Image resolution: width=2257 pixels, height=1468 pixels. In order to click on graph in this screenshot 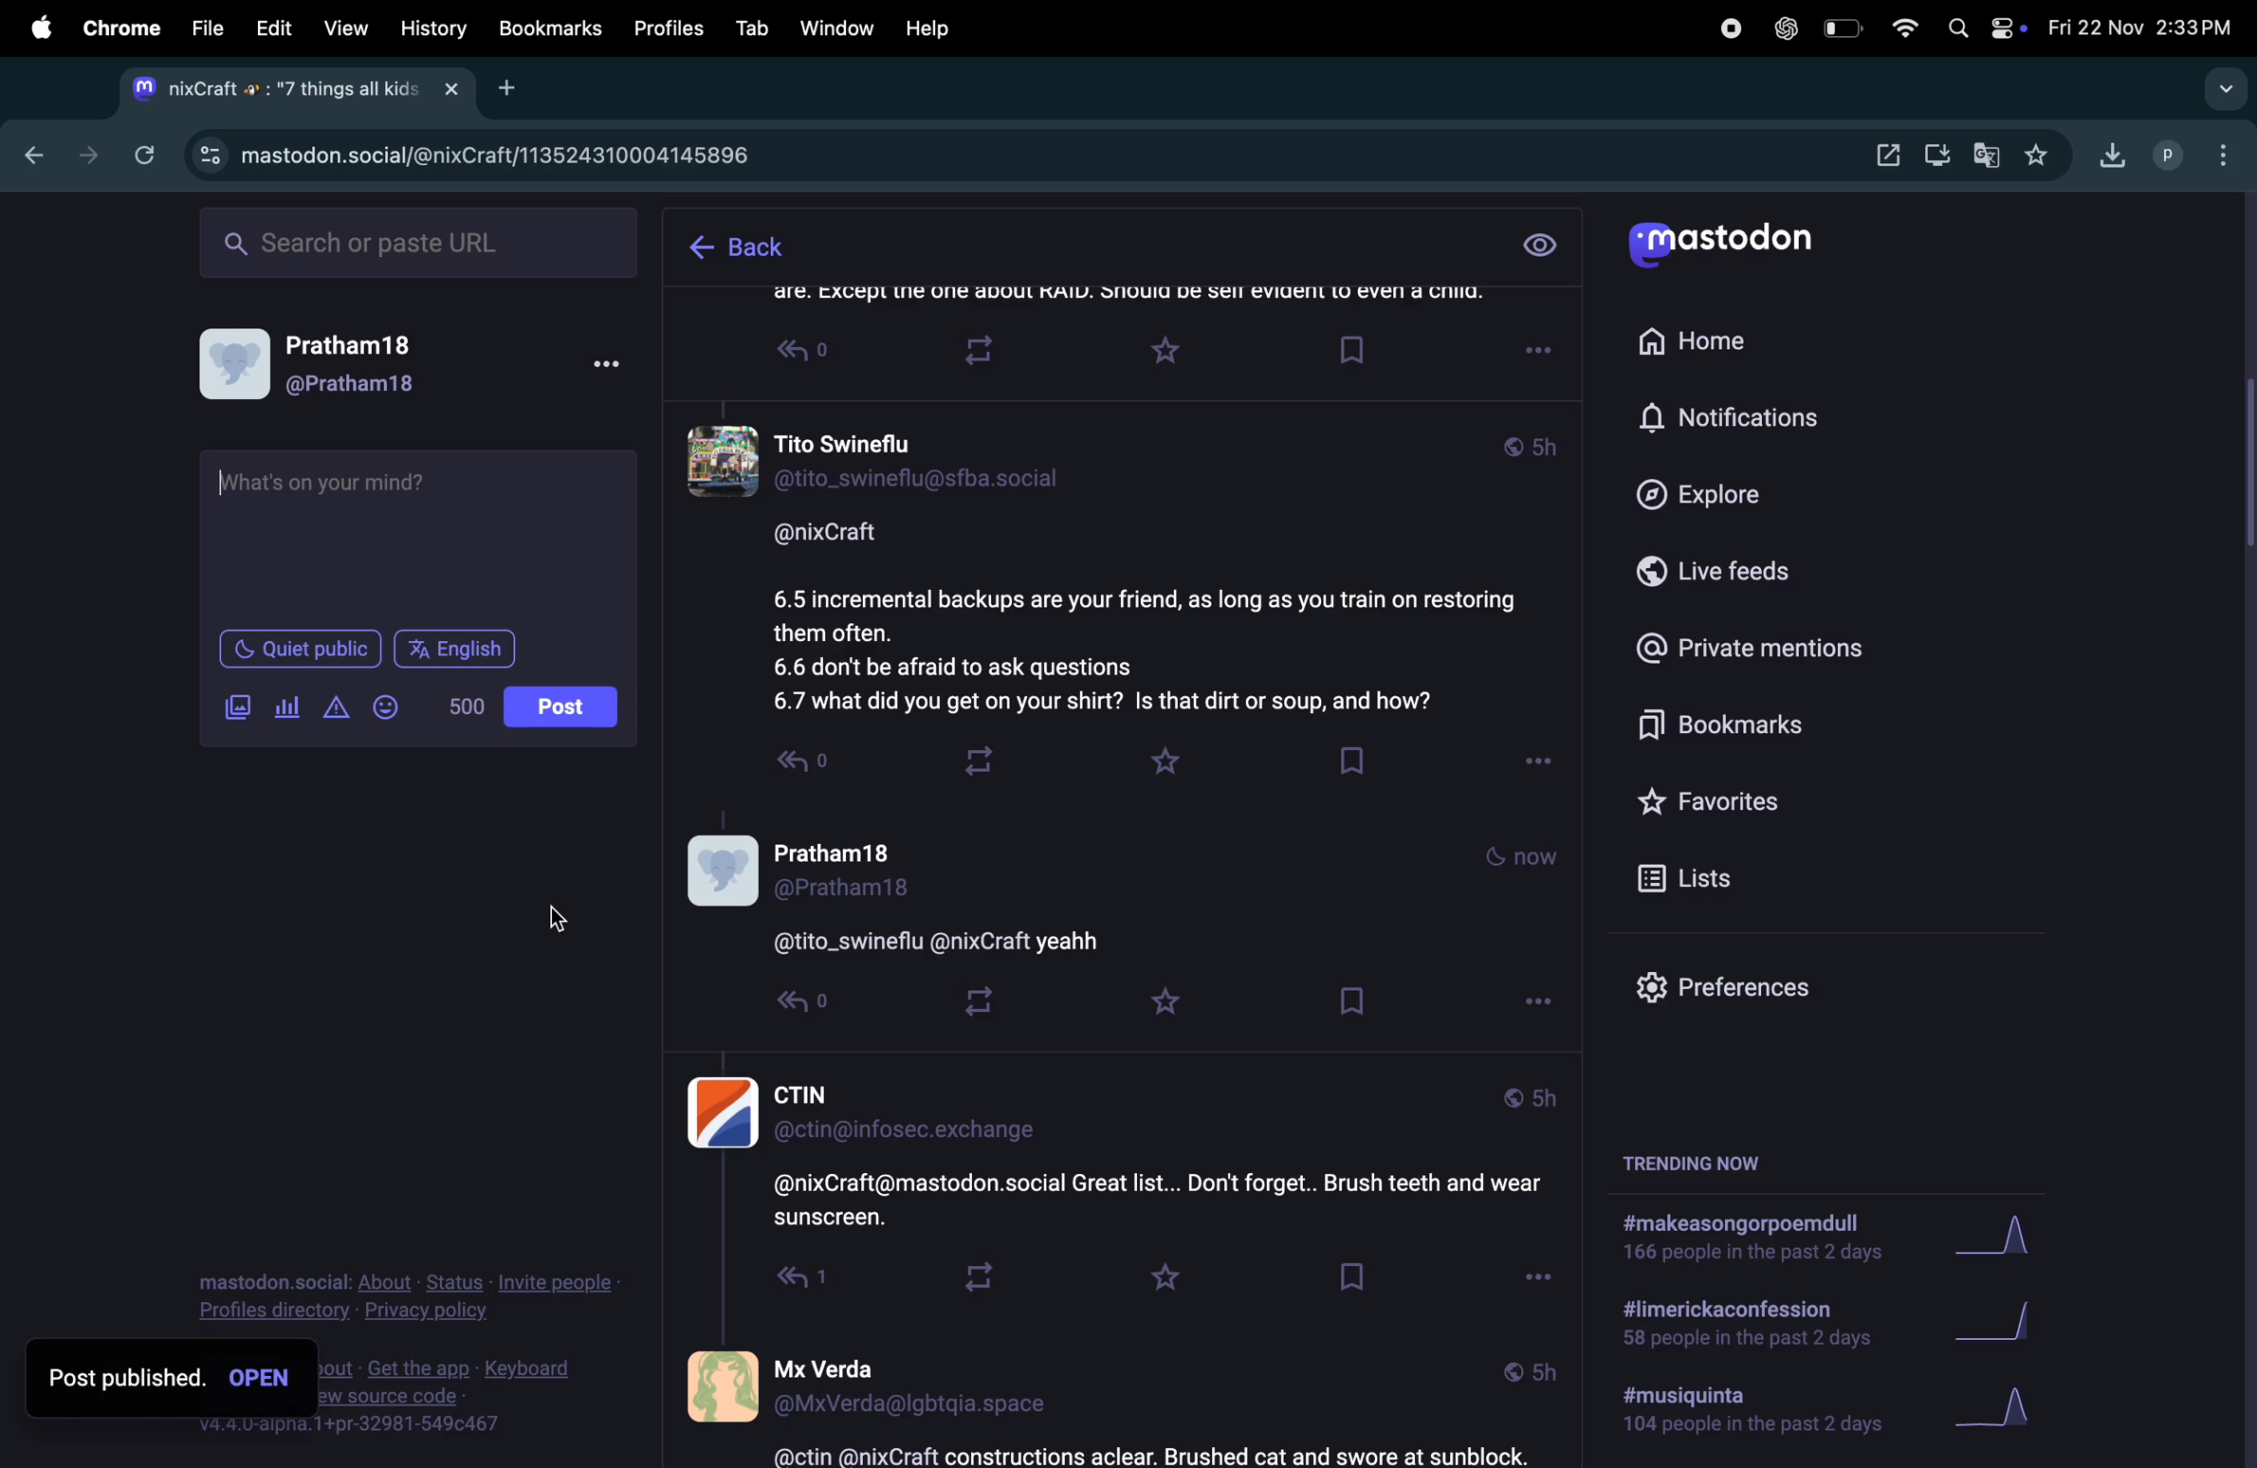, I will do `click(2013, 1410)`.